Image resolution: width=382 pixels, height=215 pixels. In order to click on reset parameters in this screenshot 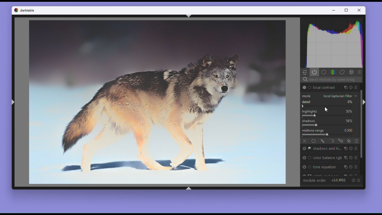, I will do `click(351, 158)`.